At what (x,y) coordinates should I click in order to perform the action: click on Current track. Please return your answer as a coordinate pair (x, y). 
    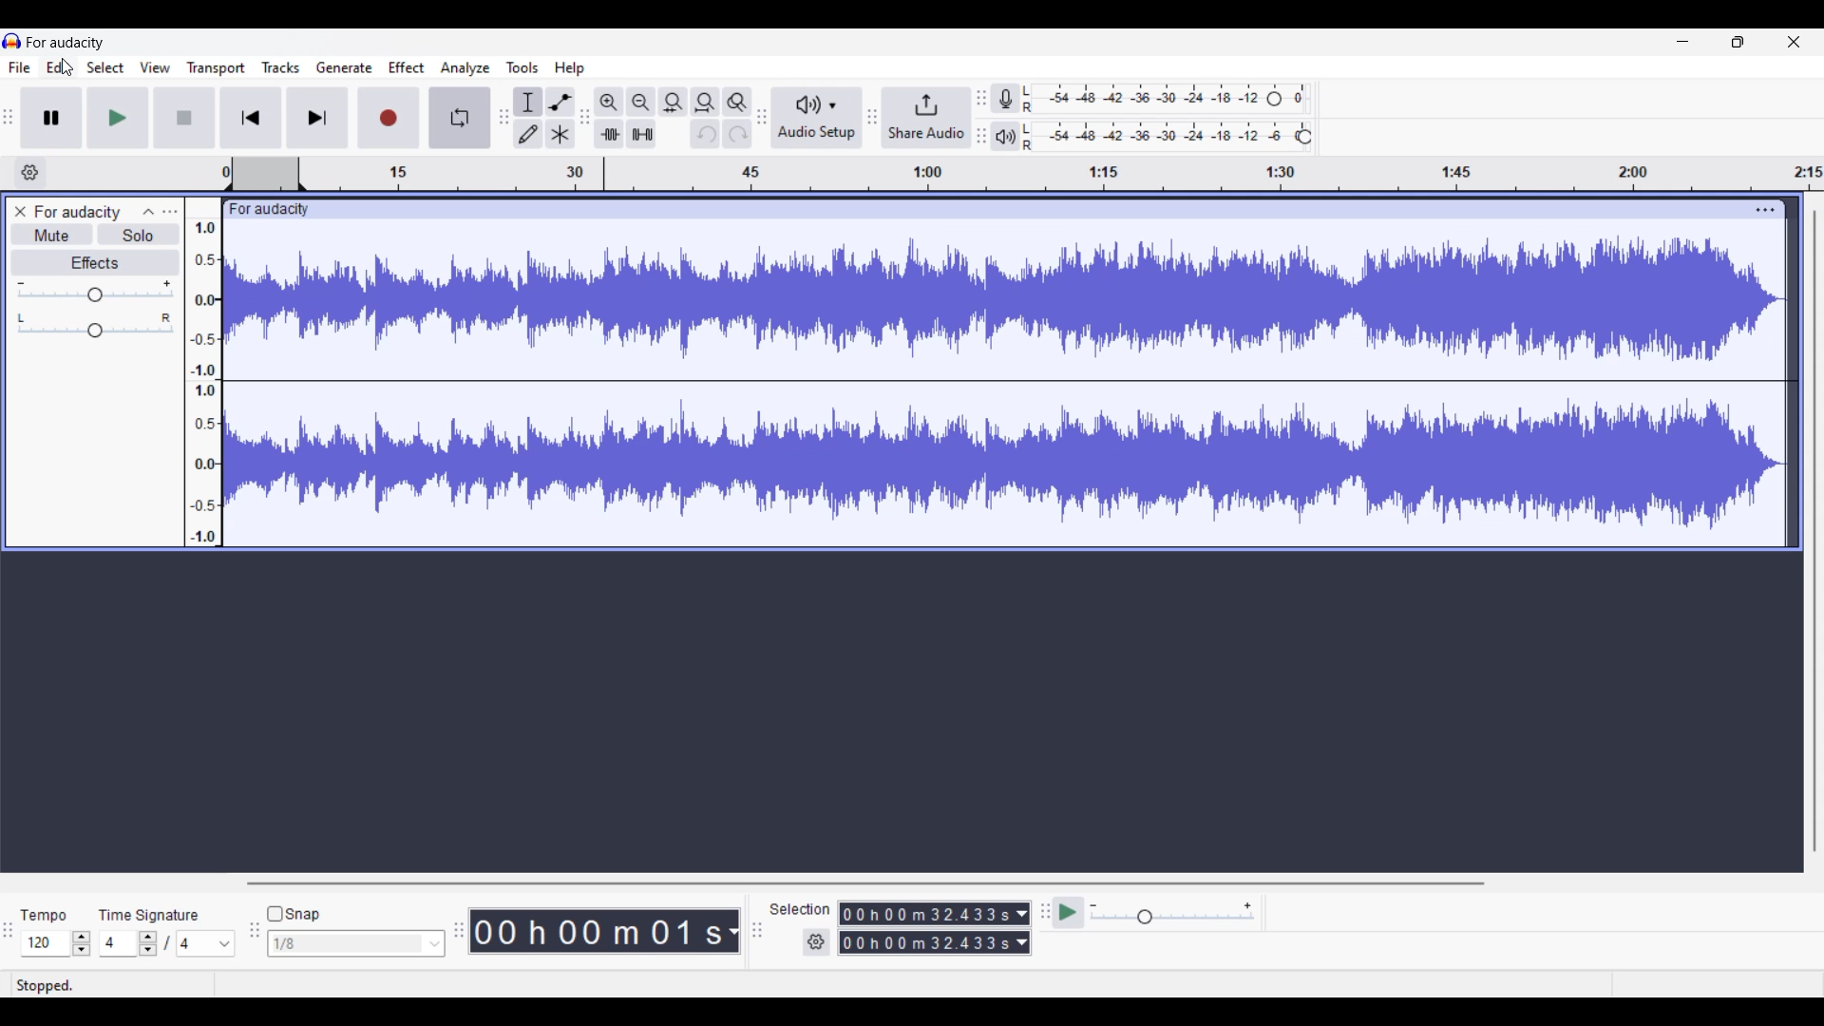
    Looking at the image, I should click on (988, 372).